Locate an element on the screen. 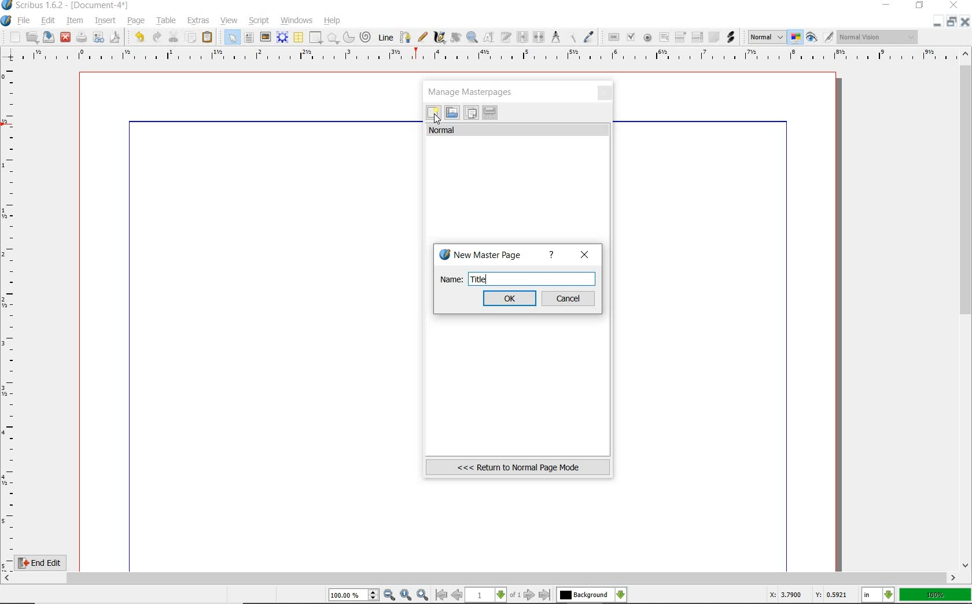  link annotation is located at coordinates (731, 36).